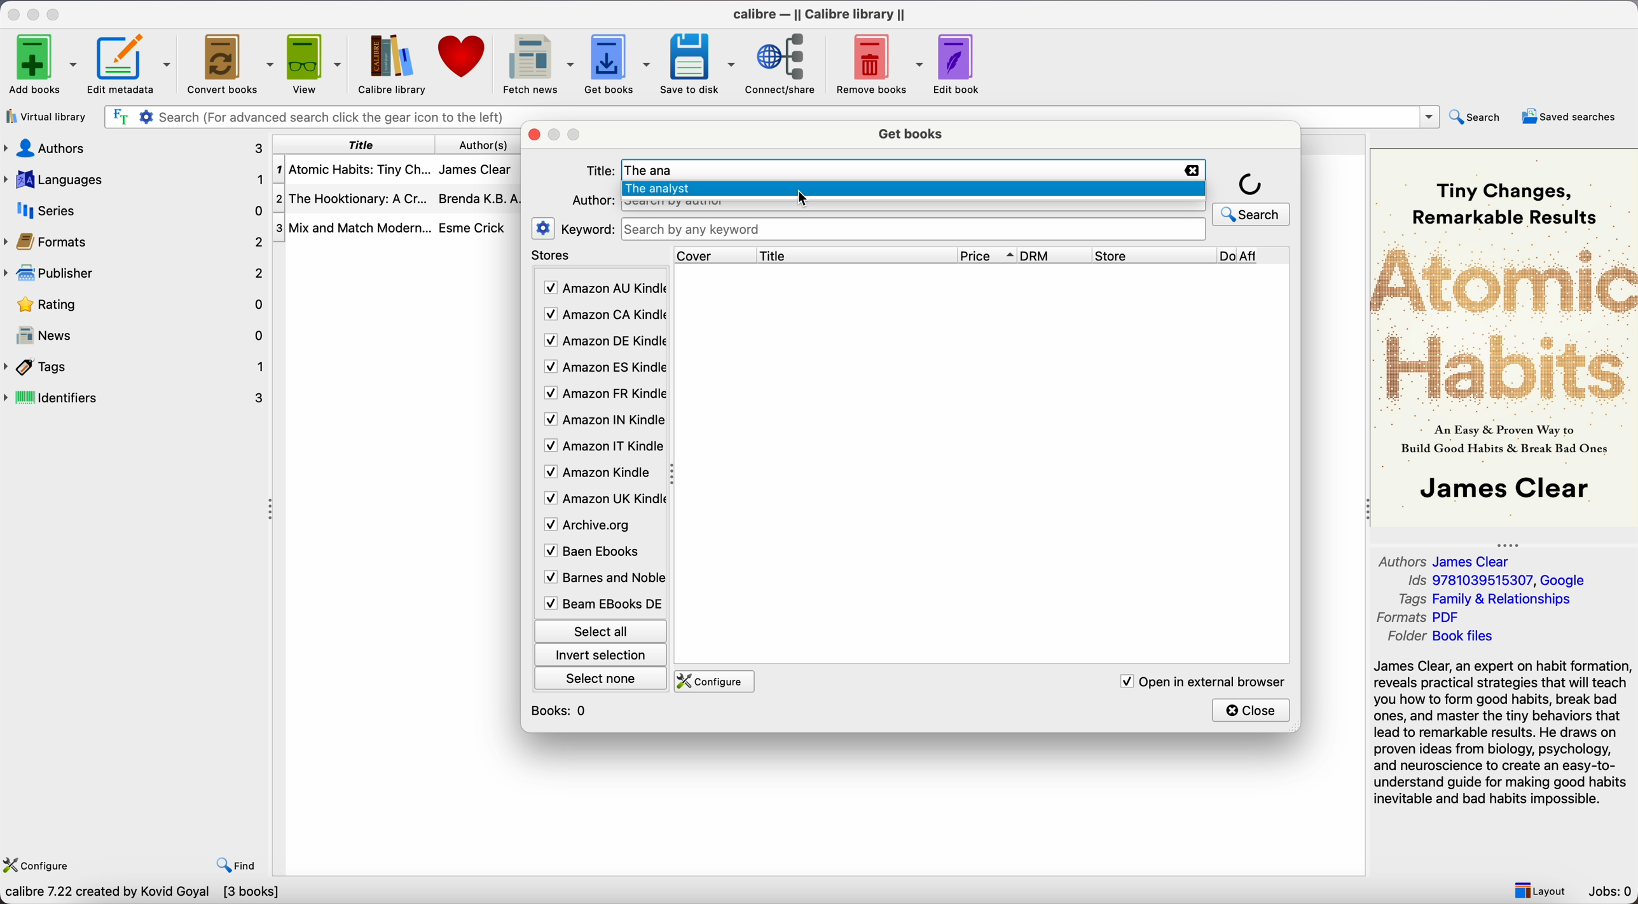  What do you see at coordinates (136, 147) in the screenshot?
I see `authors` at bounding box center [136, 147].